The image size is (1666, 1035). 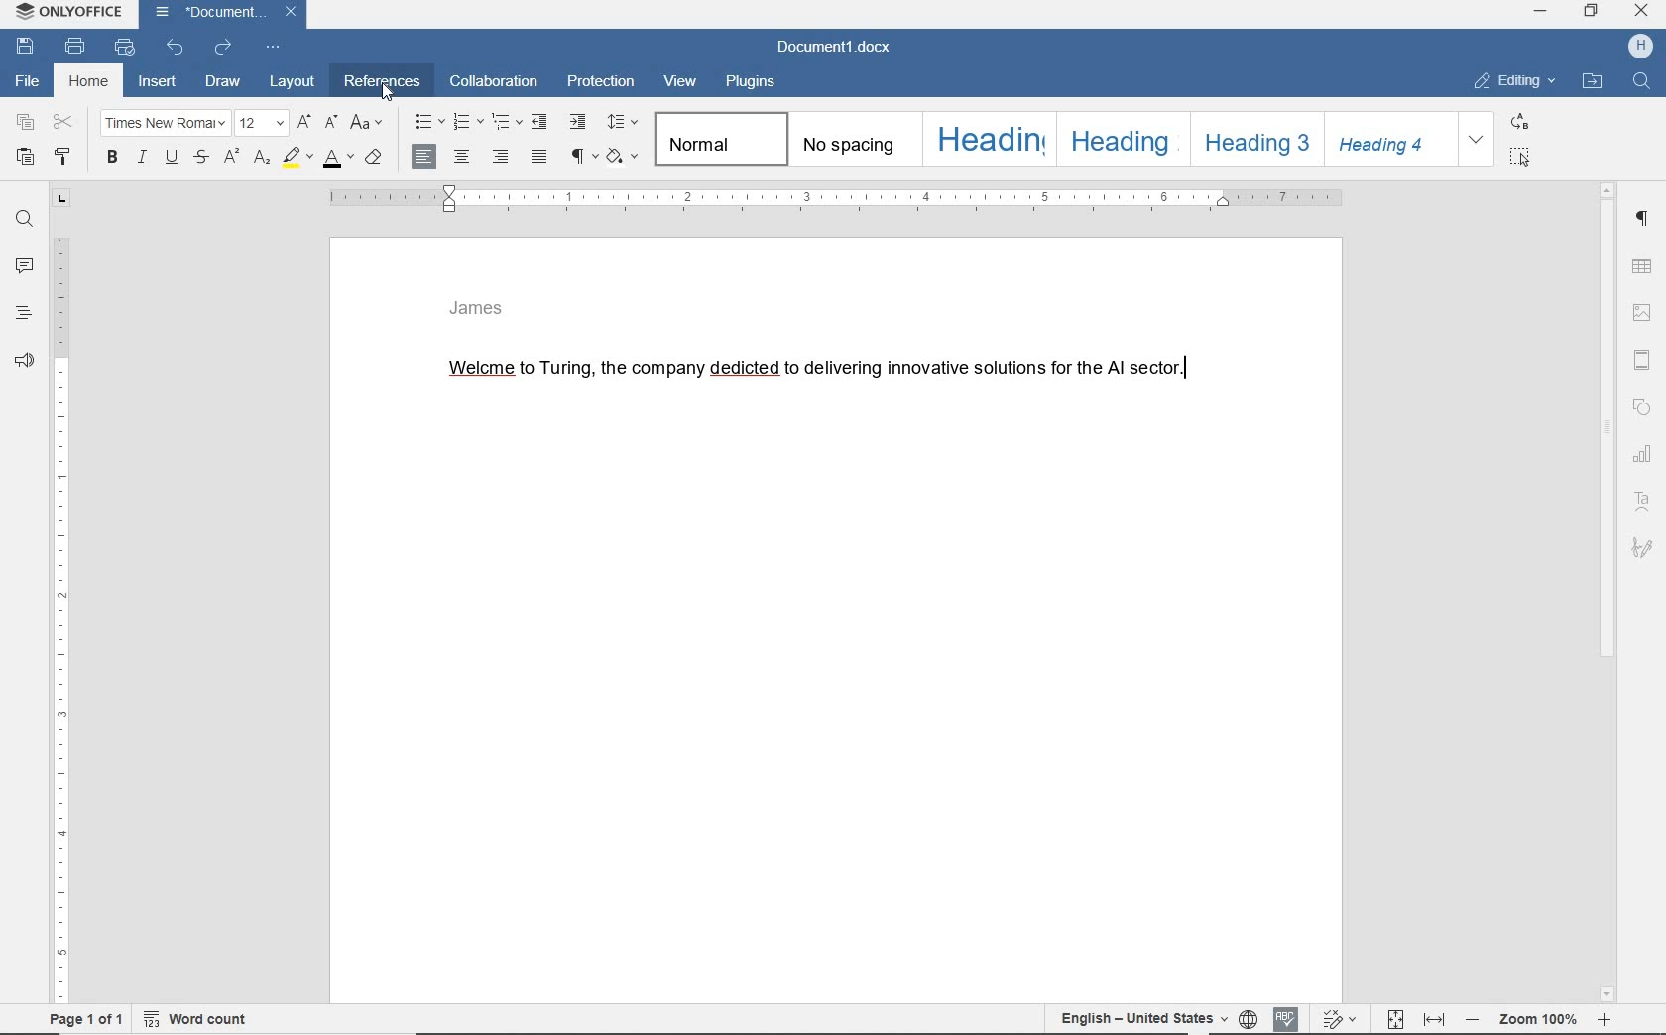 I want to click on view, so click(x=683, y=80).